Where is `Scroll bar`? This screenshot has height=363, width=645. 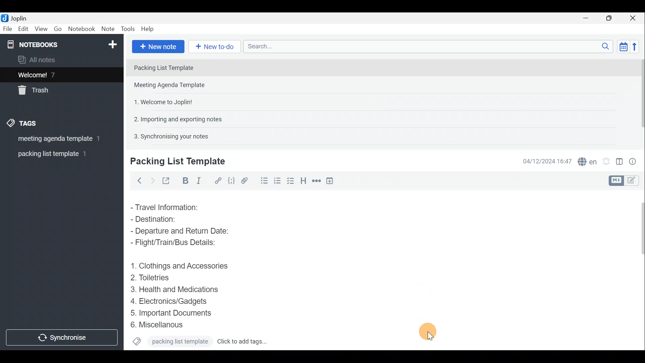
Scroll bar is located at coordinates (639, 269).